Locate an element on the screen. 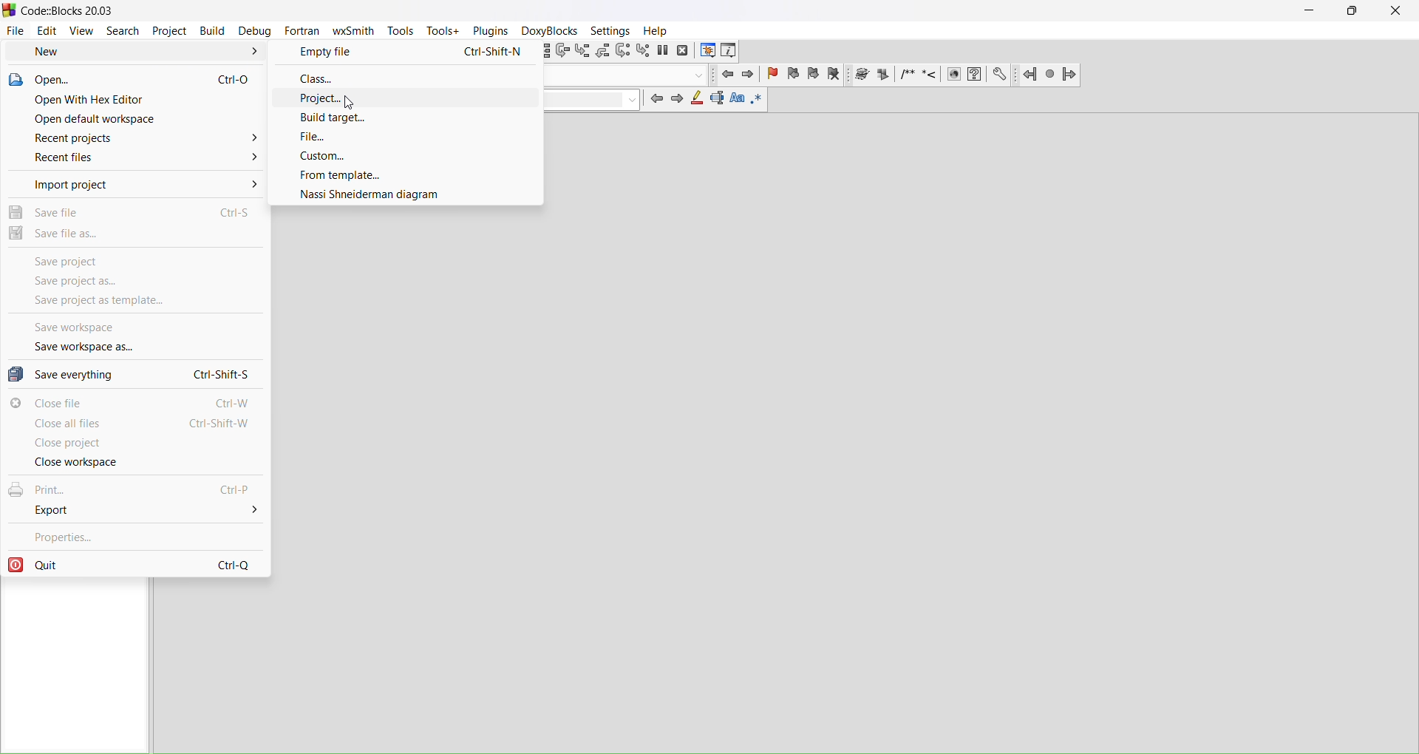 The width and height of the screenshot is (1419, 754). clear is located at coordinates (597, 101).